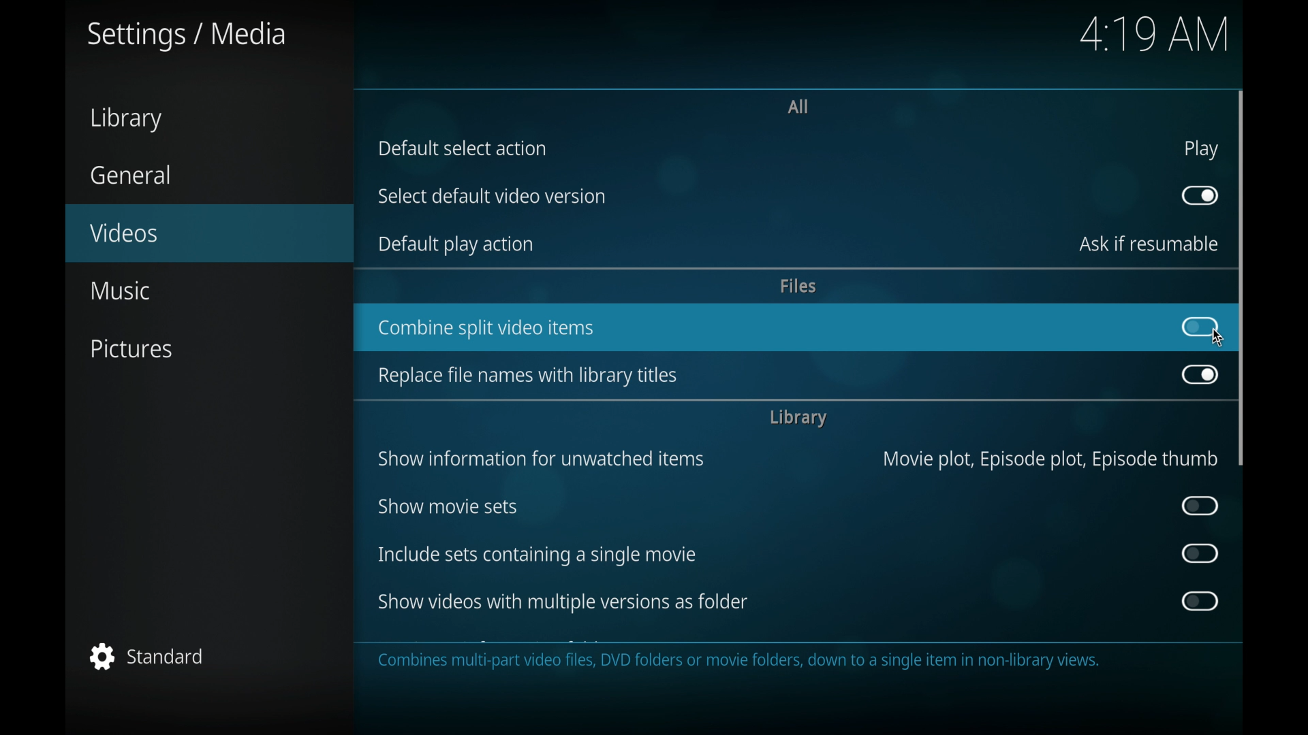 The height and width of the screenshot is (735, 1308). What do you see at coordinates (486, 328) in the screenshot?
I see `combine splot video items` at bounding box center [486, 328].